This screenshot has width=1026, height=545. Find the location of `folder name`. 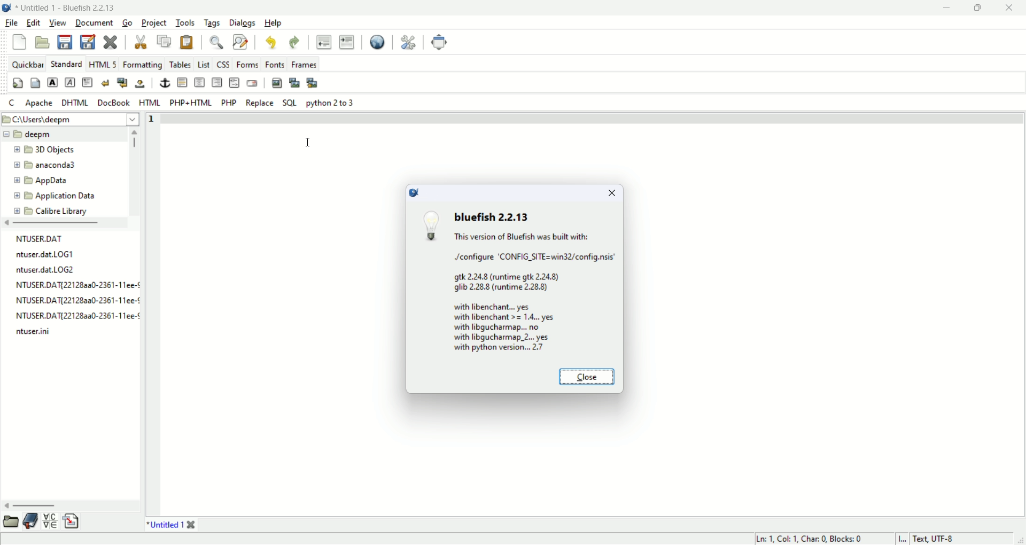

folder name is located at coordinates (41, 181).